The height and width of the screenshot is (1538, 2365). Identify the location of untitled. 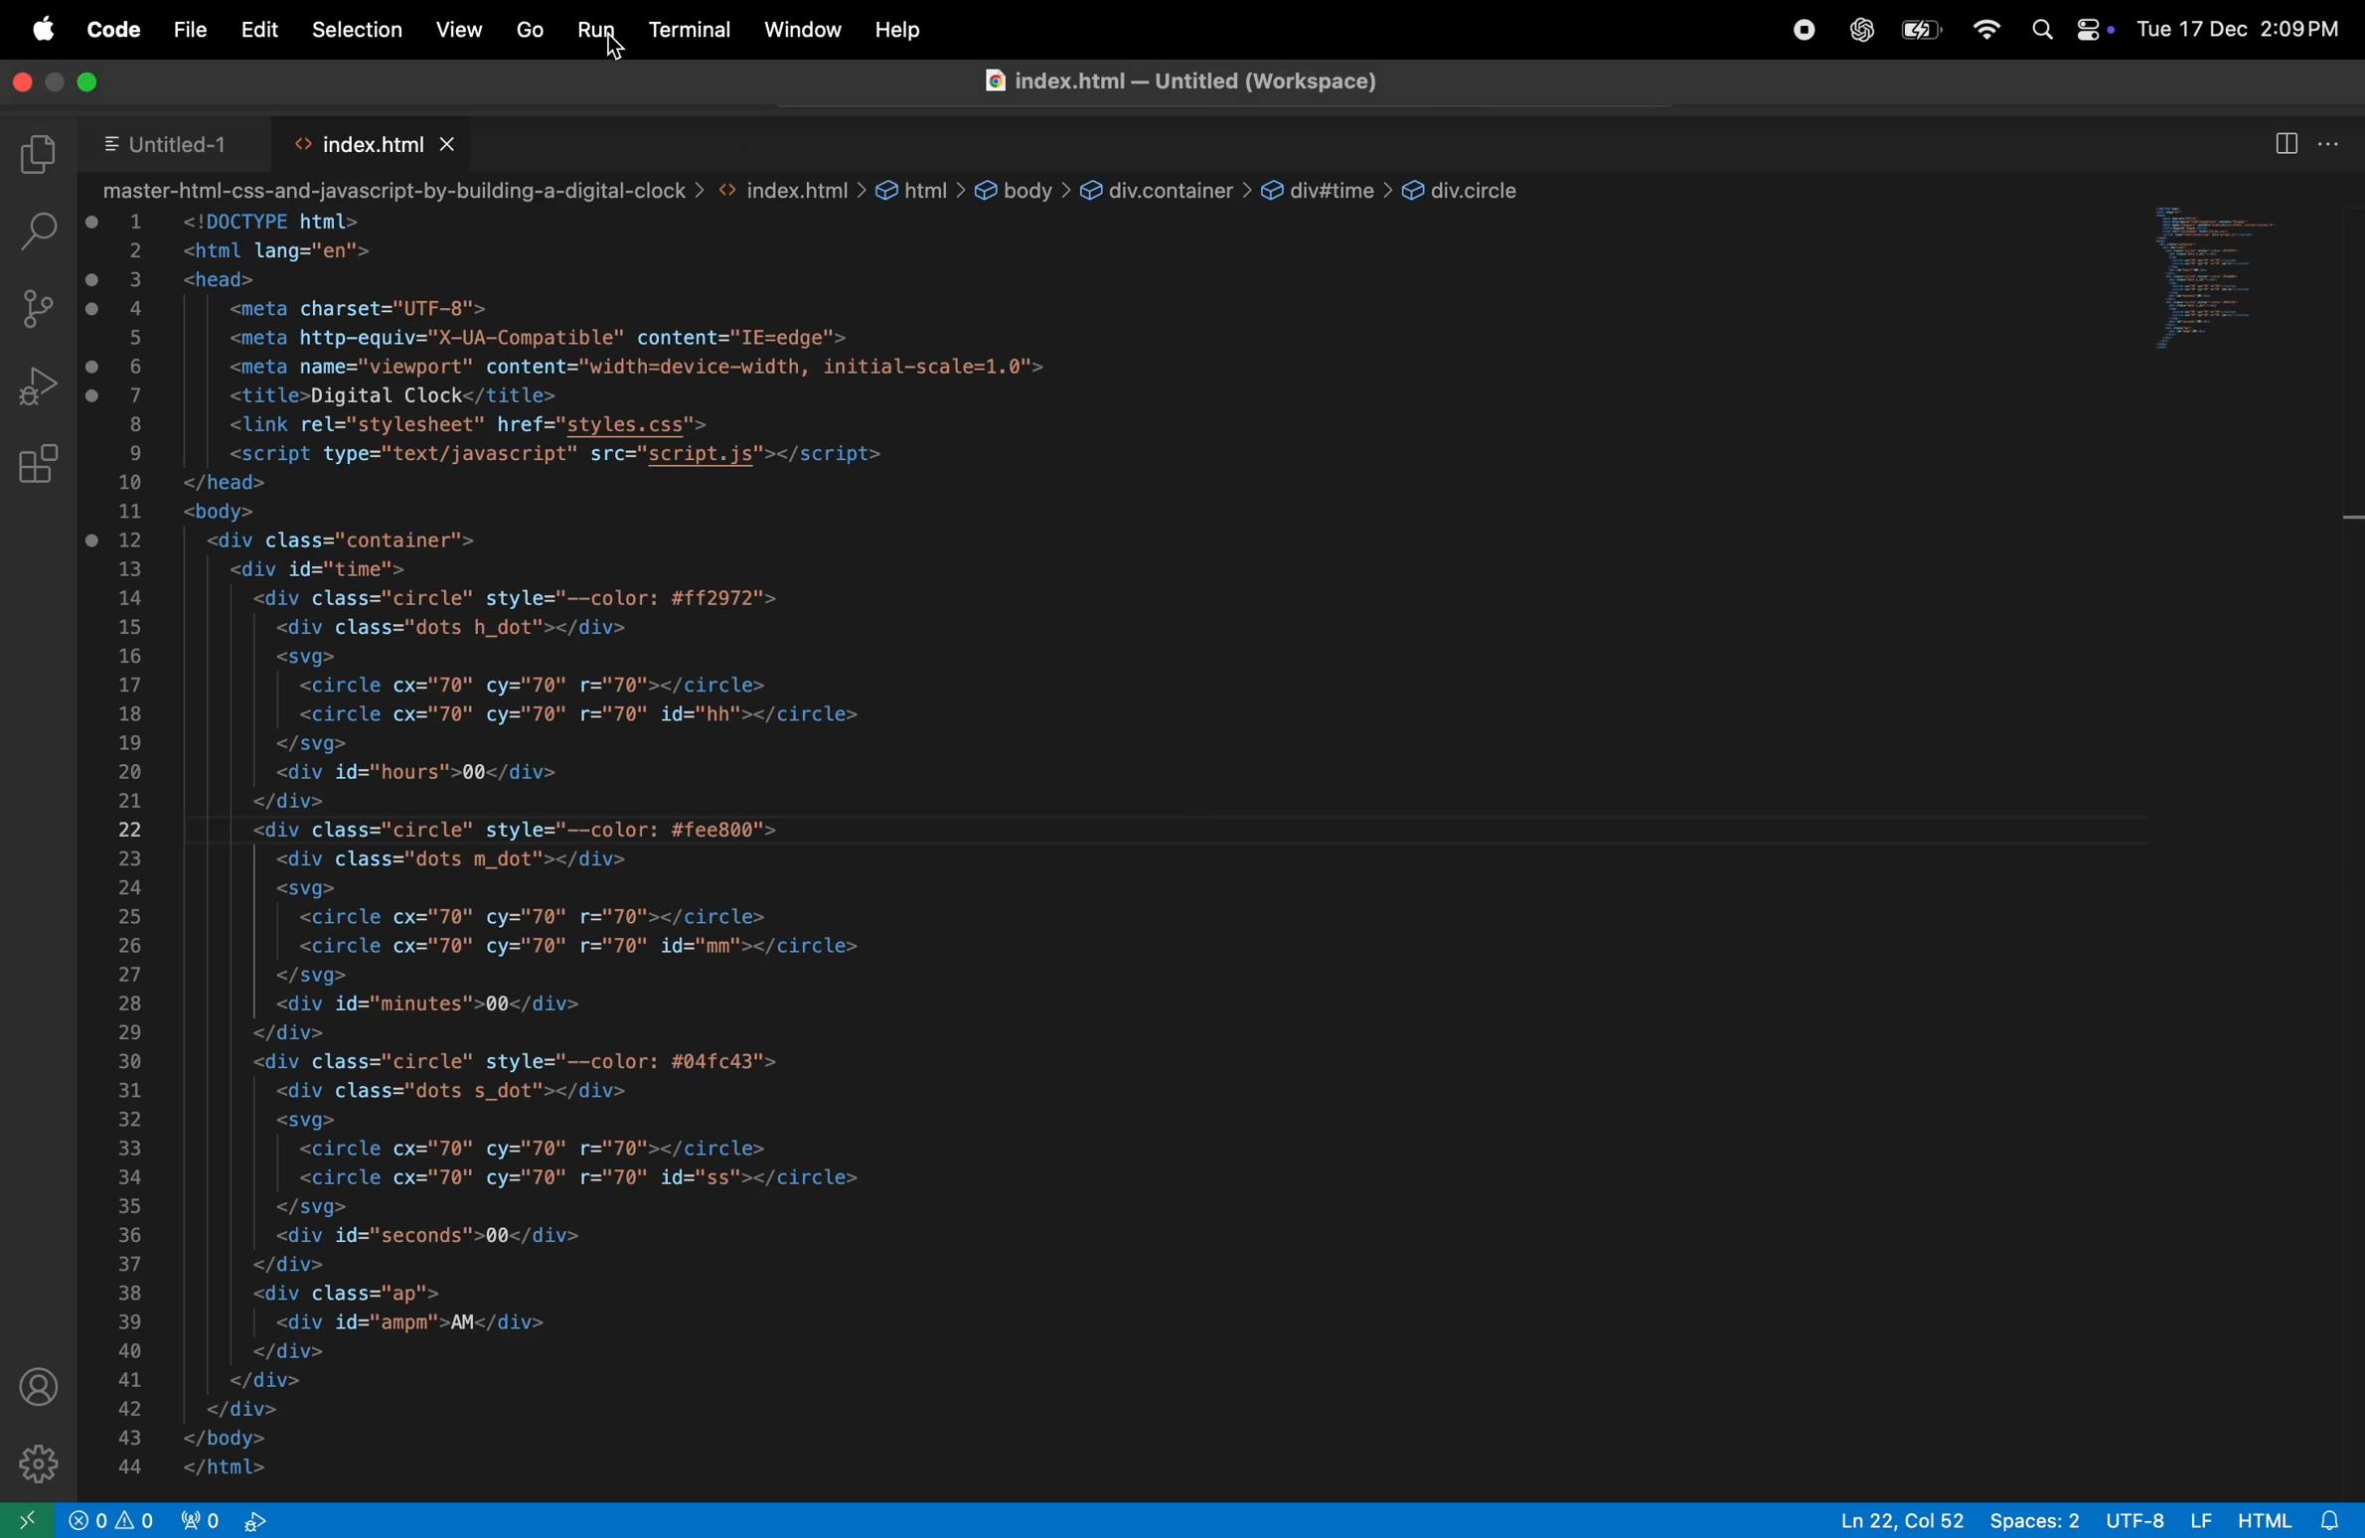
(168, 141).